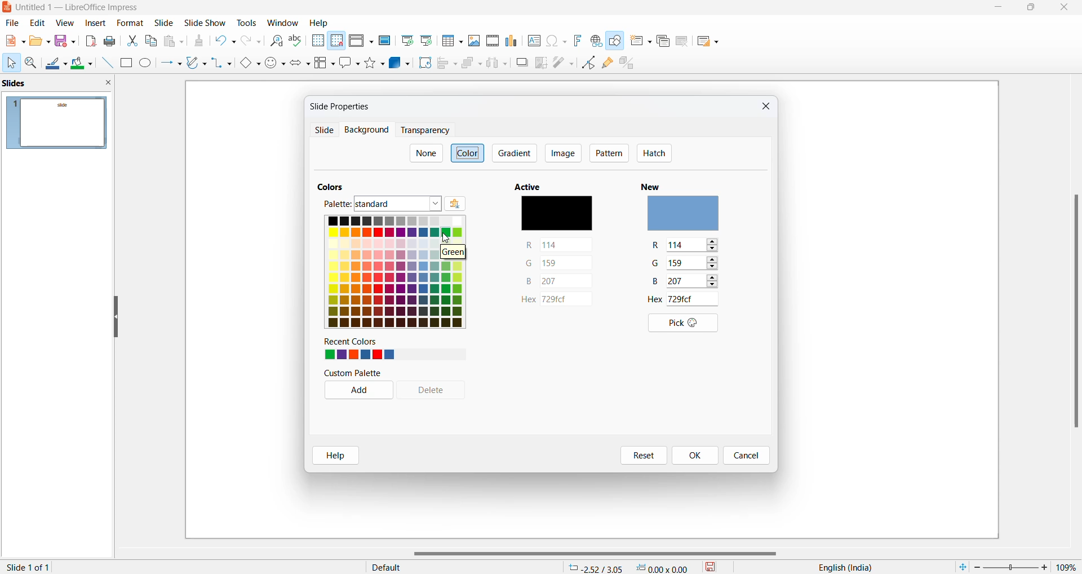 The height and width of the screenshot is (574, 1082). I want to click on current color preview, so click(556, 215).